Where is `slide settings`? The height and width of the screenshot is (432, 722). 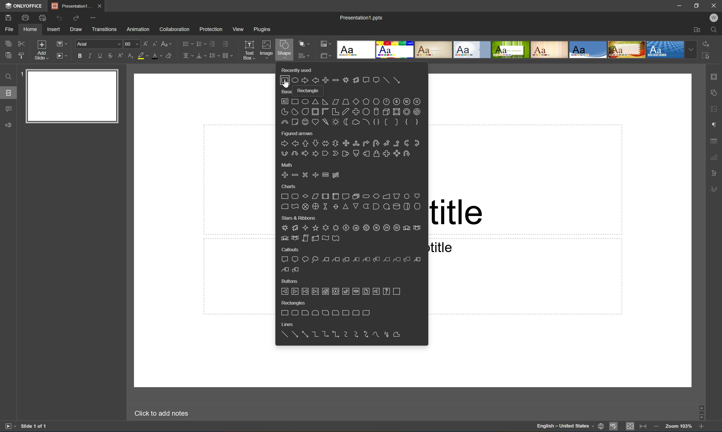 slide settings is located at coordinates (715, 77).